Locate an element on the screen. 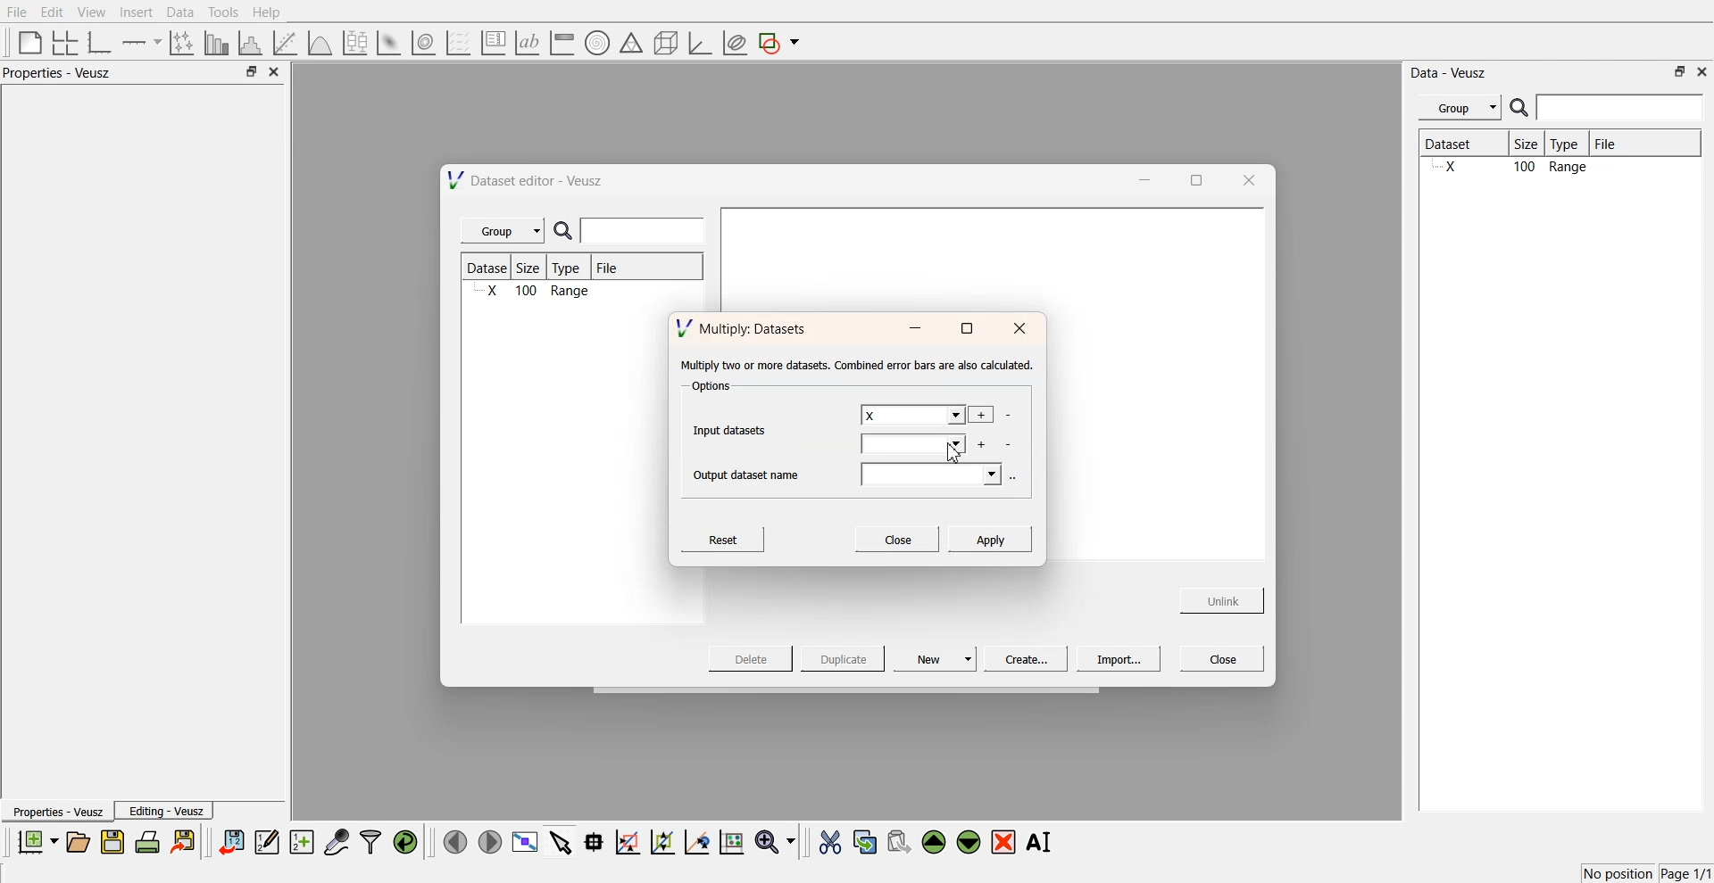  Create... is located at coordinates (1023, 658).